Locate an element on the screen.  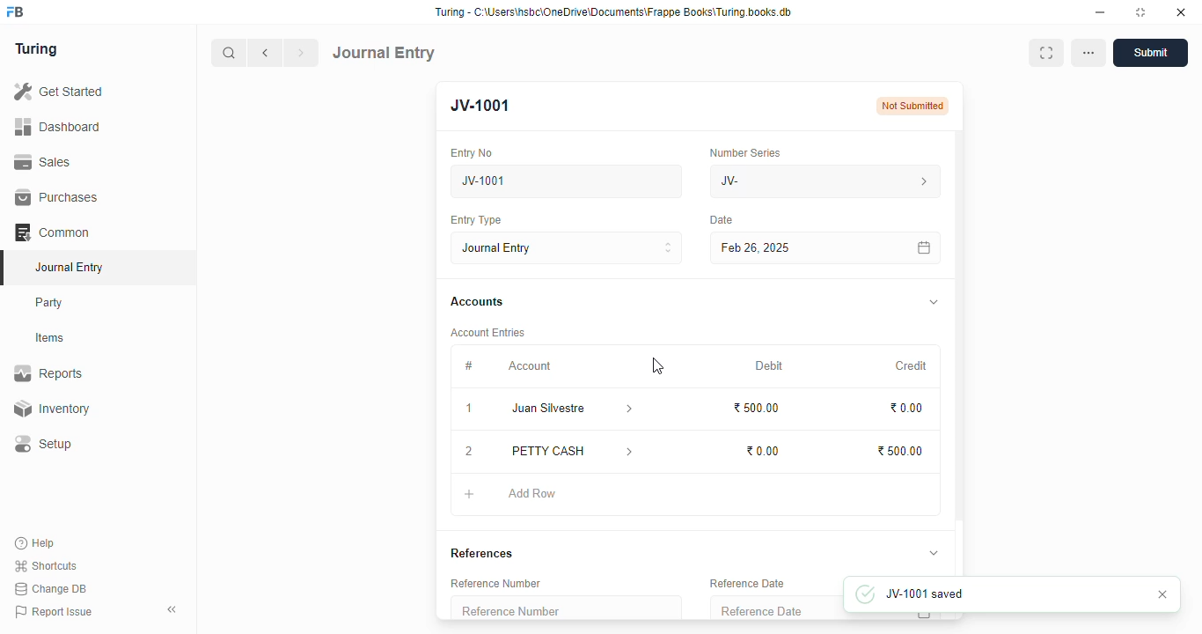
Date is located at coordinates (722, 220).